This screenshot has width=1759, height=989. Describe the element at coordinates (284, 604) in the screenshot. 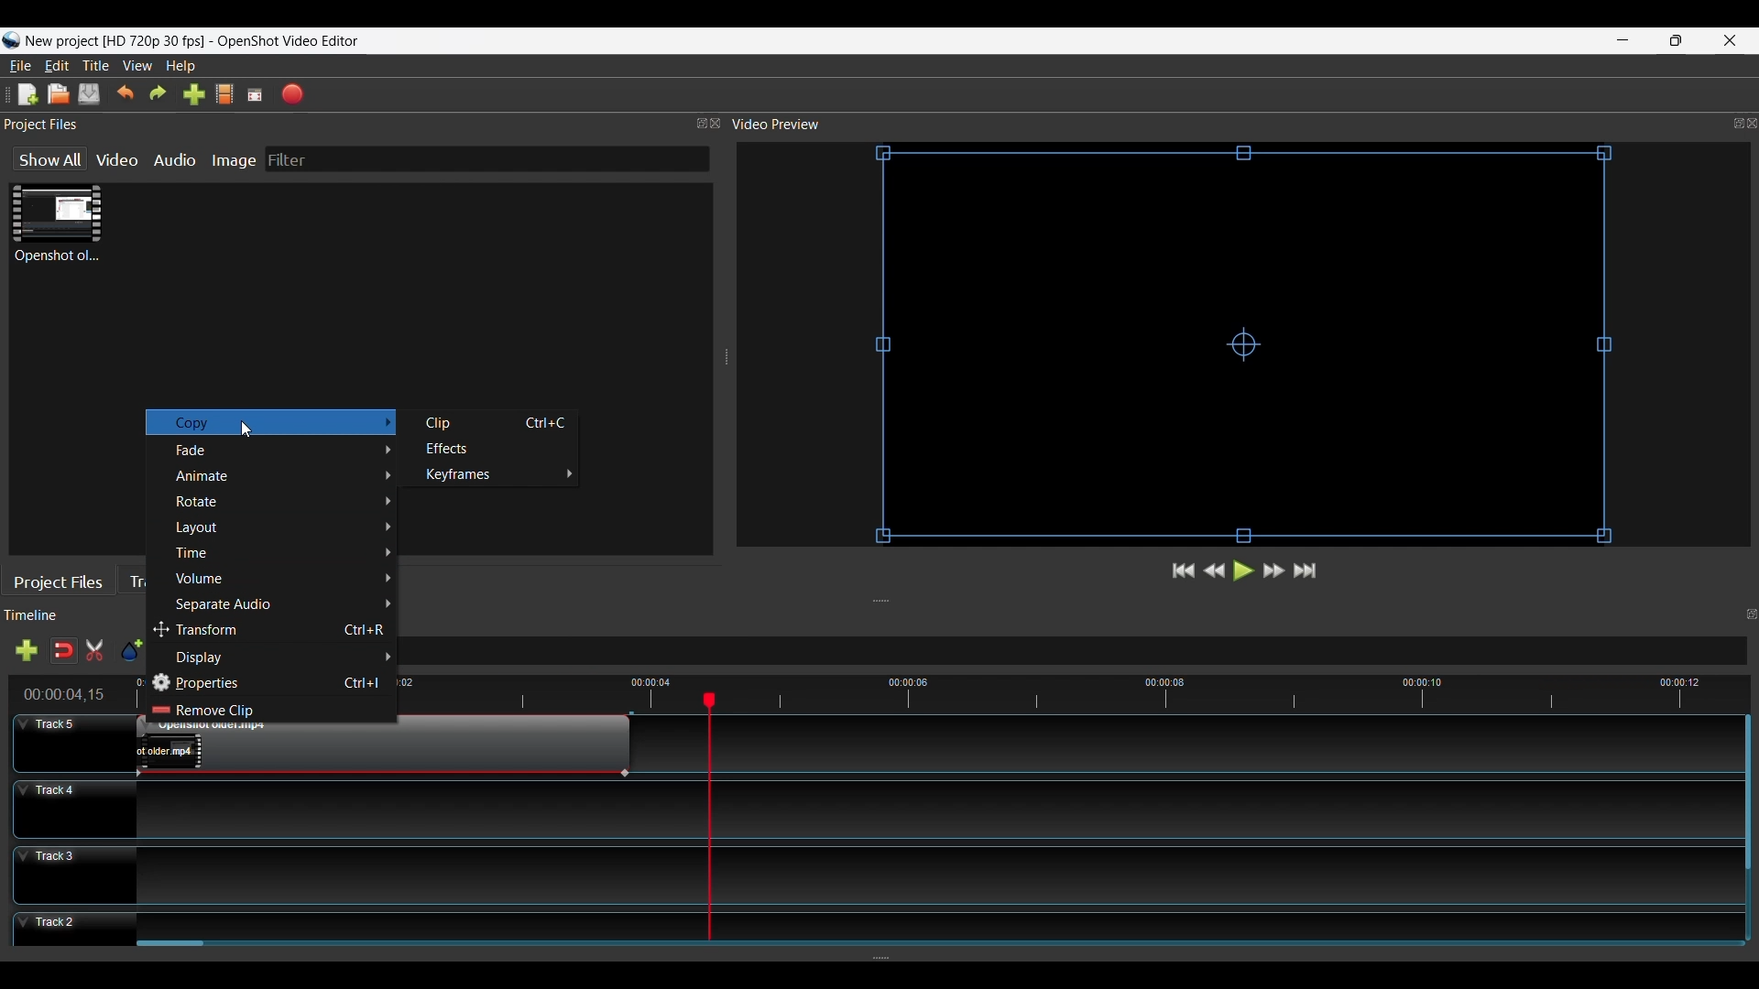

I see `Separate Audio` at that location.